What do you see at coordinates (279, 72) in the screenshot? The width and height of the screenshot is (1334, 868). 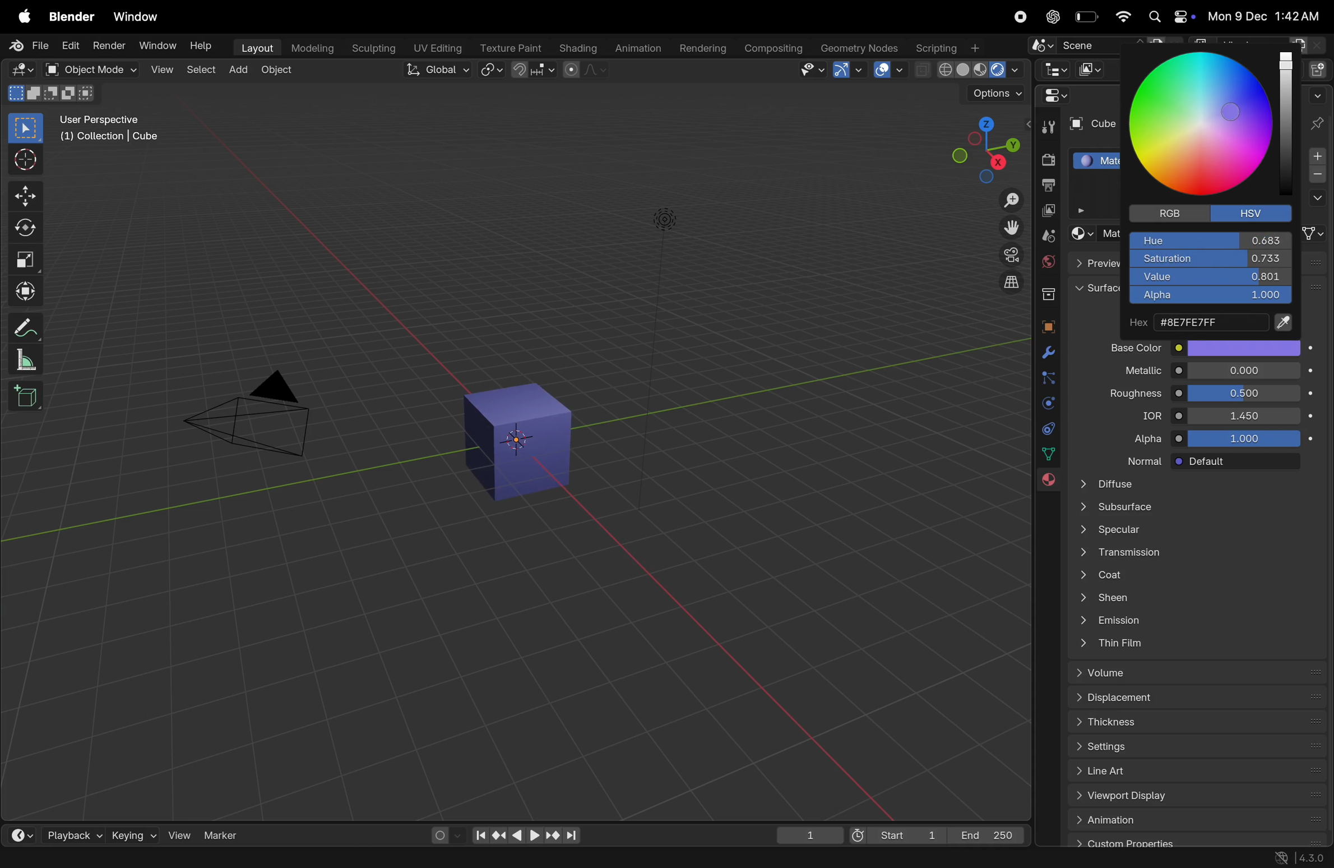 I see `object mode` at bounding box center [279, 72].